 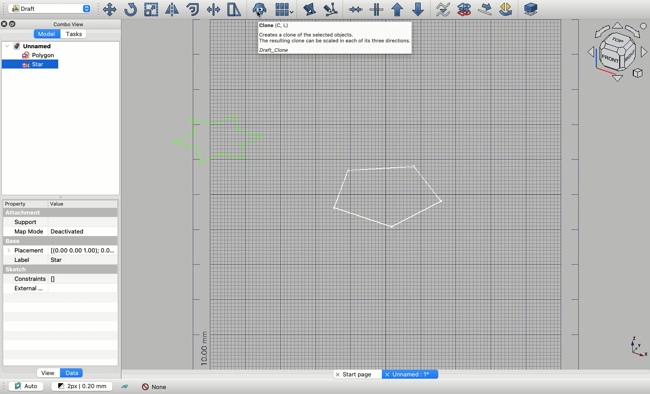 What do you see at coordinates (14, 24) in the screenshot?
I see `Collapse` at bounding box center [14, 24].